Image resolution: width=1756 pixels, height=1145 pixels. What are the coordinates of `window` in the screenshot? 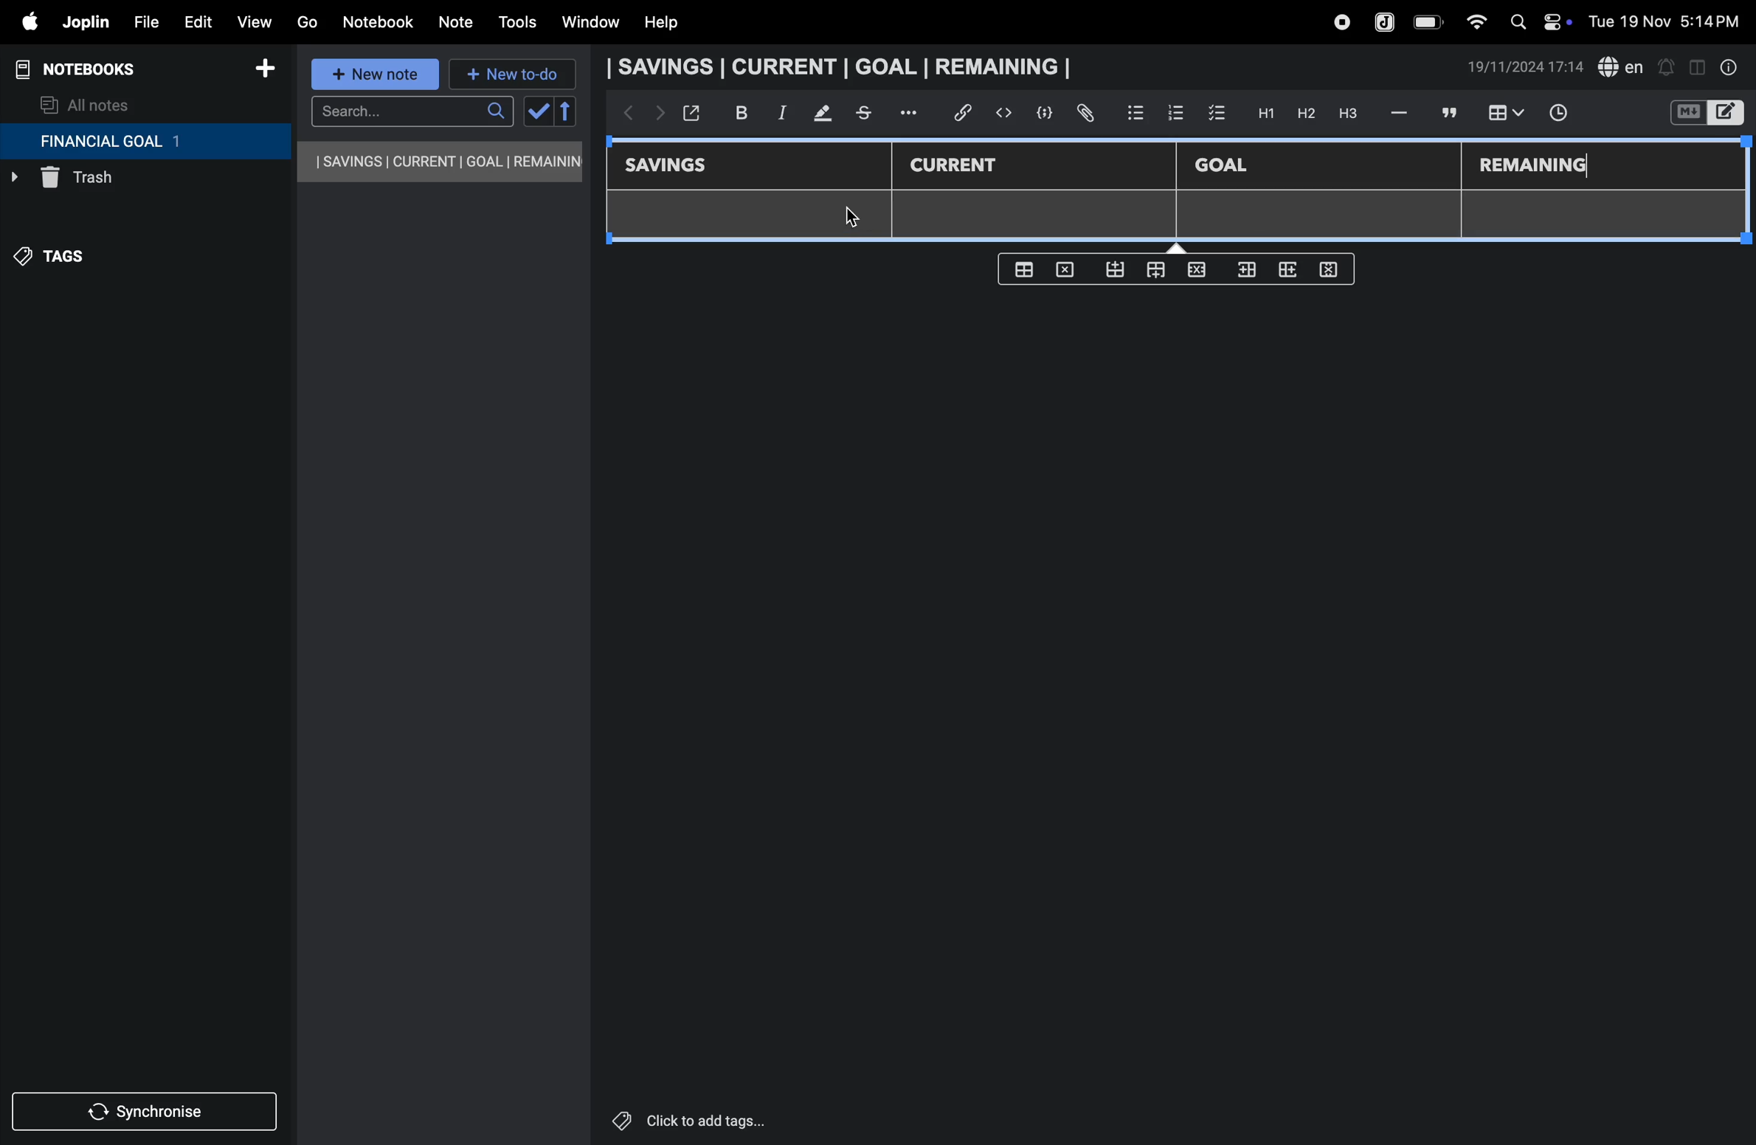 It's located at (589, 23).